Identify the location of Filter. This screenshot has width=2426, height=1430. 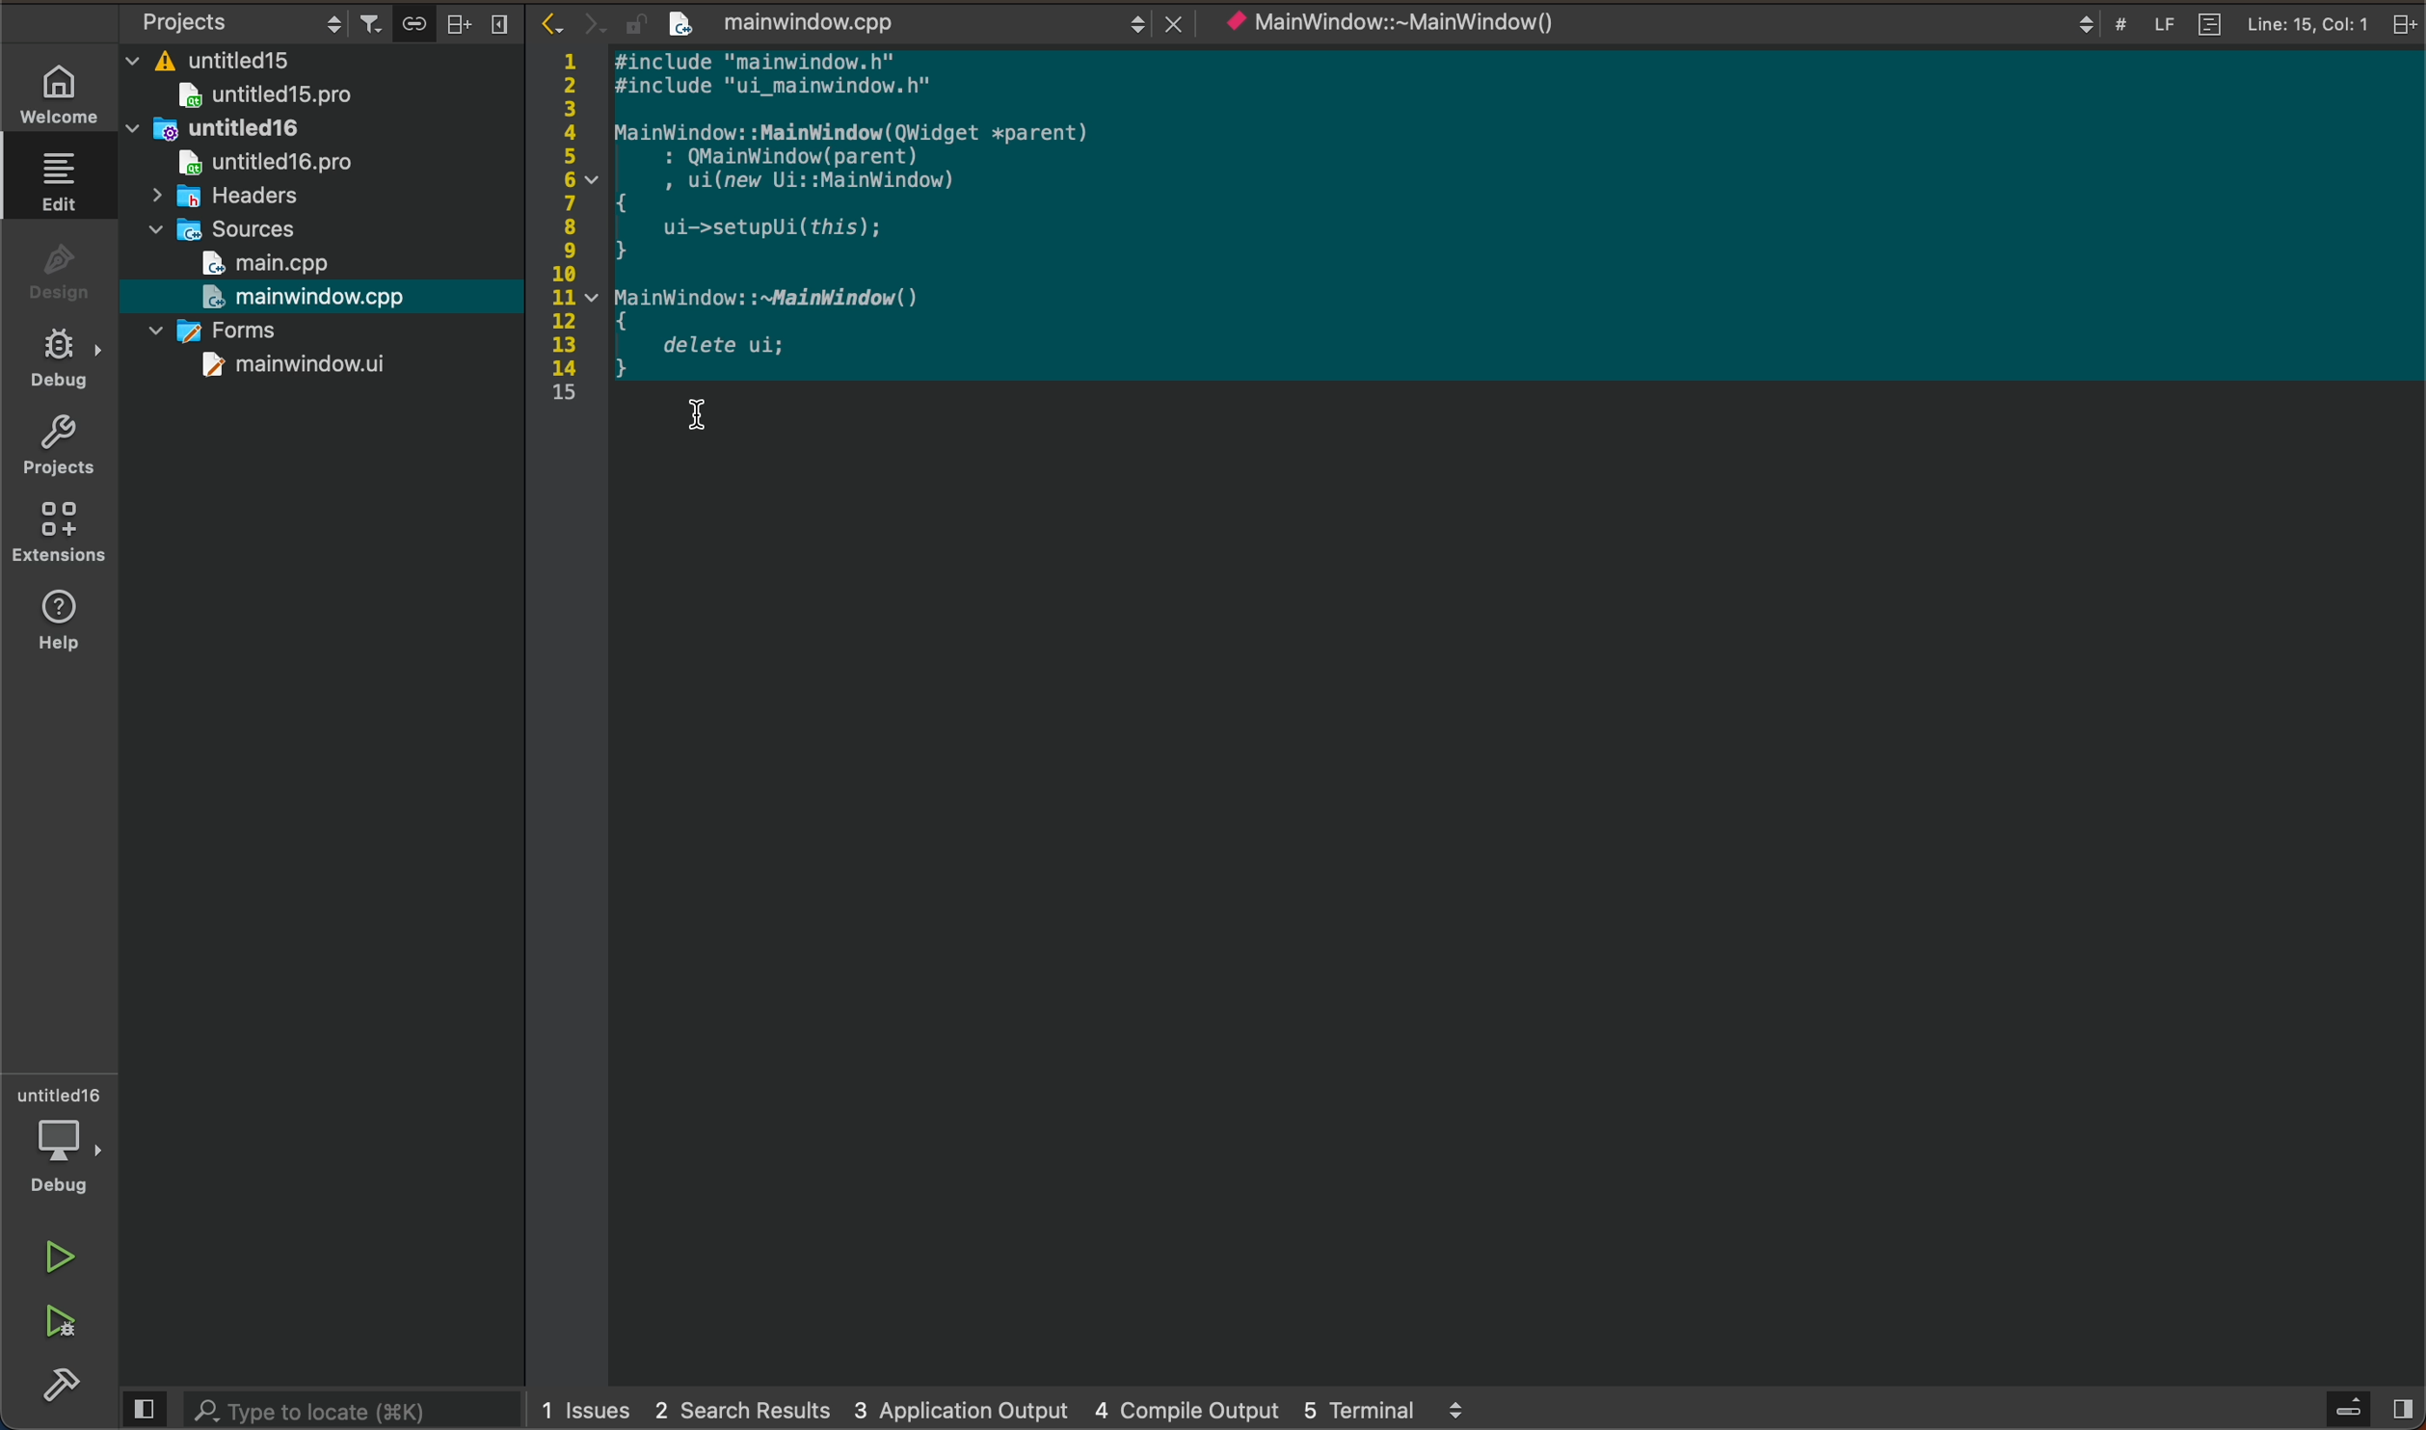
(370, 17).